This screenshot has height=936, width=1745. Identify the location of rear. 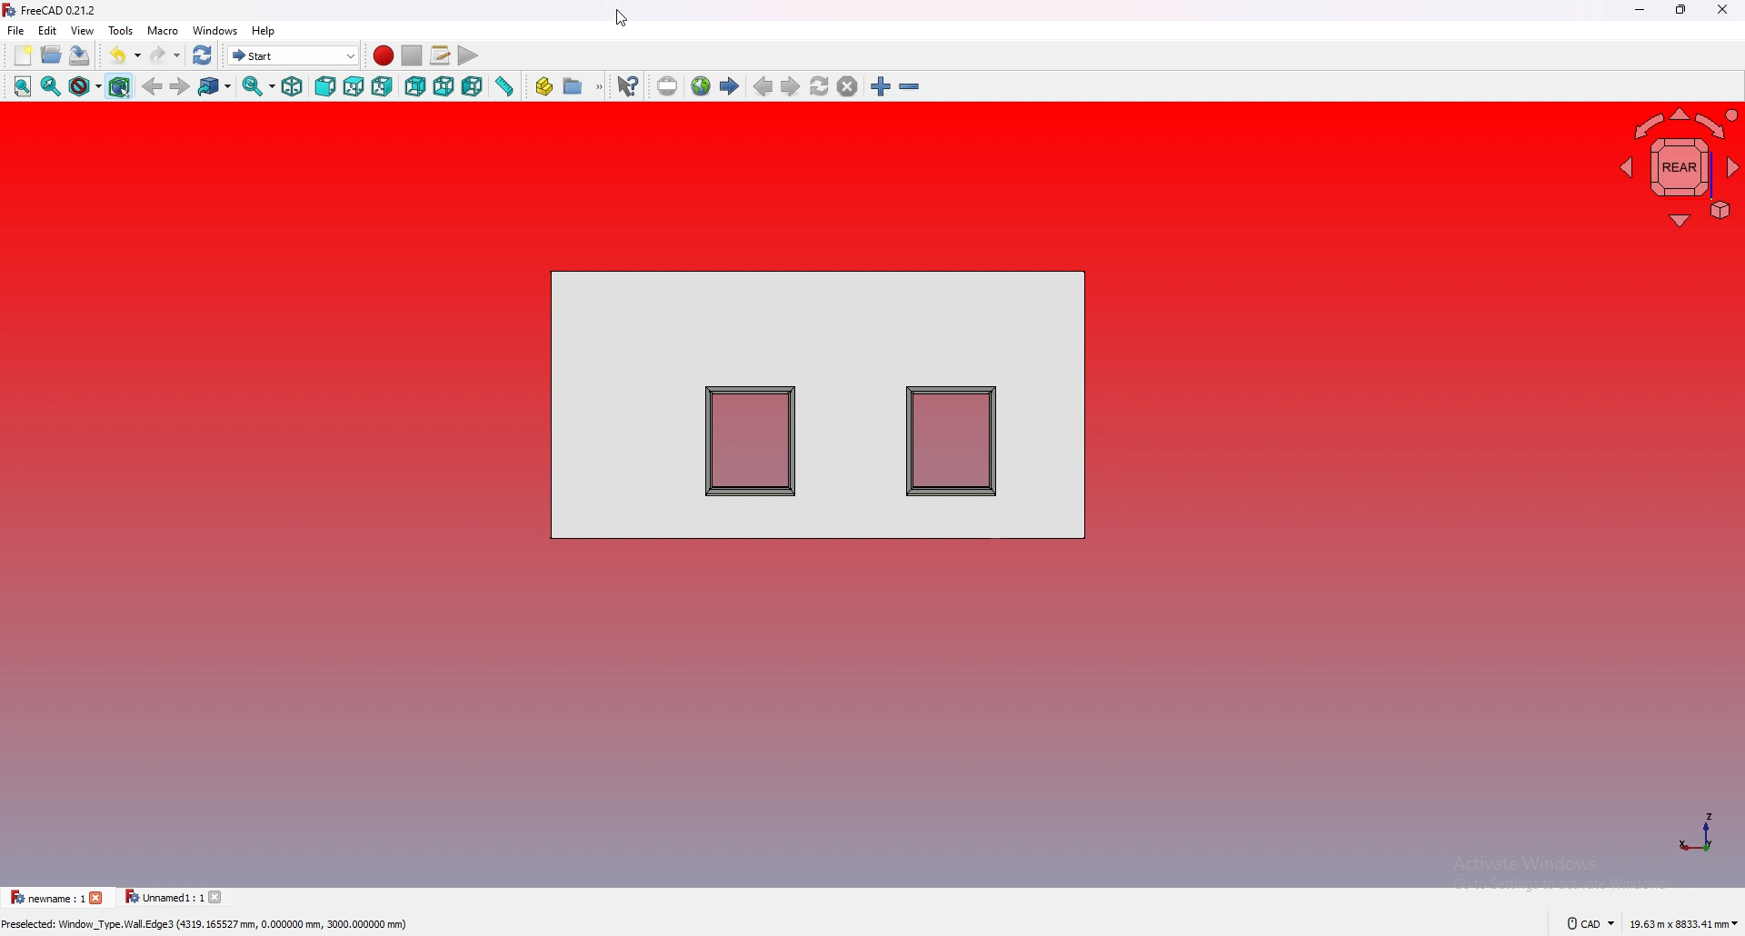
(417, 86).